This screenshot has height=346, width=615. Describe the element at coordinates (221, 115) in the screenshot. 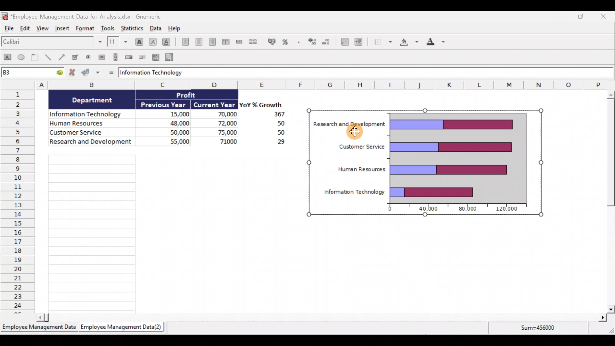

I see `70,000` at that location.